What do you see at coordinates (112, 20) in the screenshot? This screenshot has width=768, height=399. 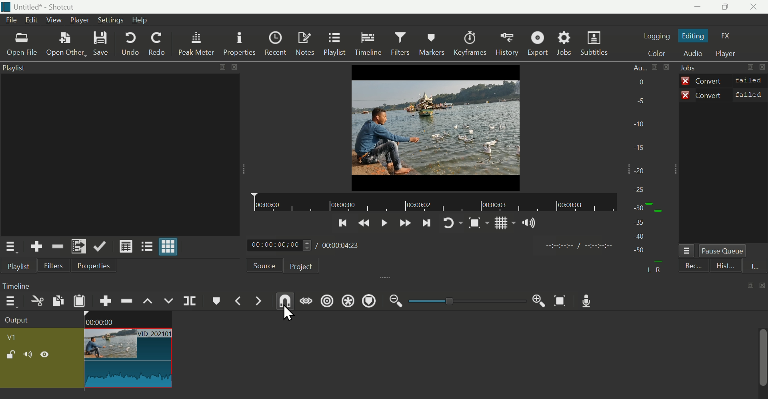 I see `Setting` at bounding box center [112, 20].